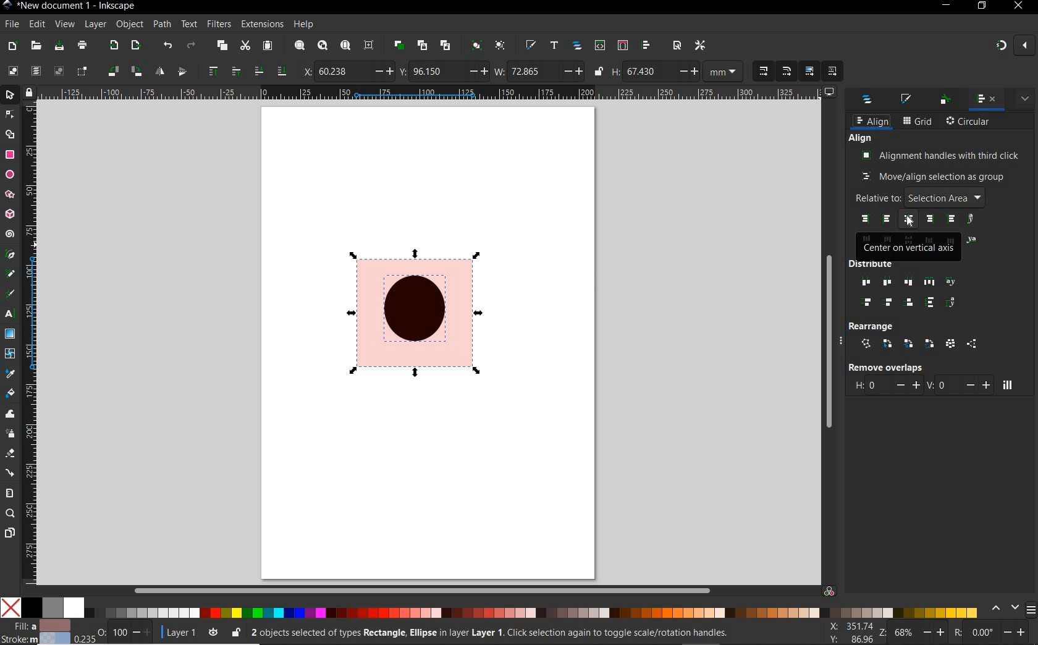  Describe the element at coordinates (9, 155) in the screenshot. I see `rectangle tool` at that location.